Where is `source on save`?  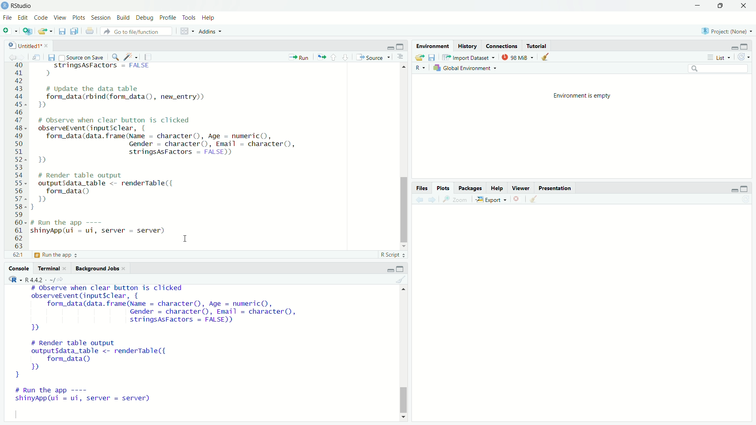
source on save is located at coordinates (81, 57).